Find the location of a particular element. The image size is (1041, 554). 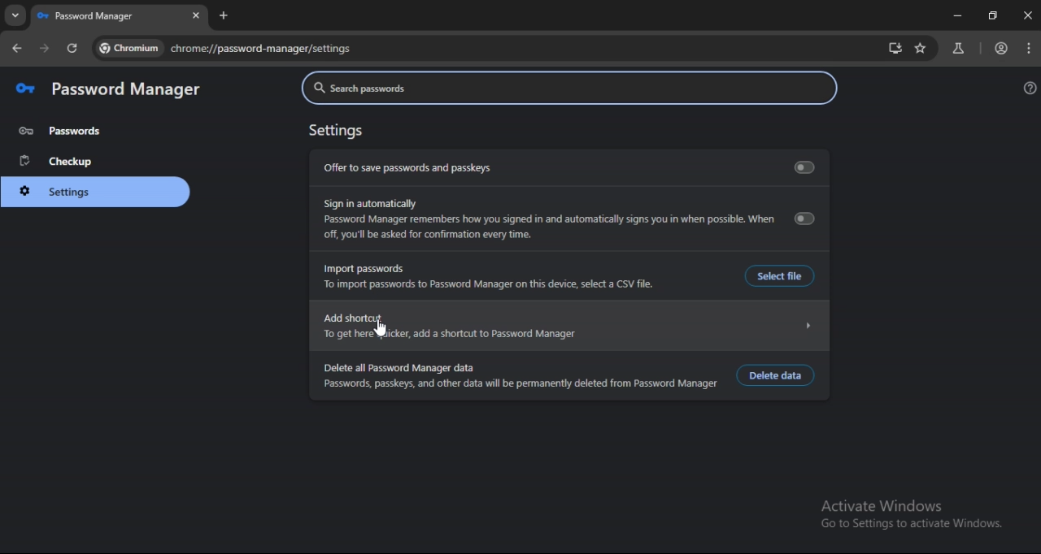

reload page is located at coordinates (73, 51).